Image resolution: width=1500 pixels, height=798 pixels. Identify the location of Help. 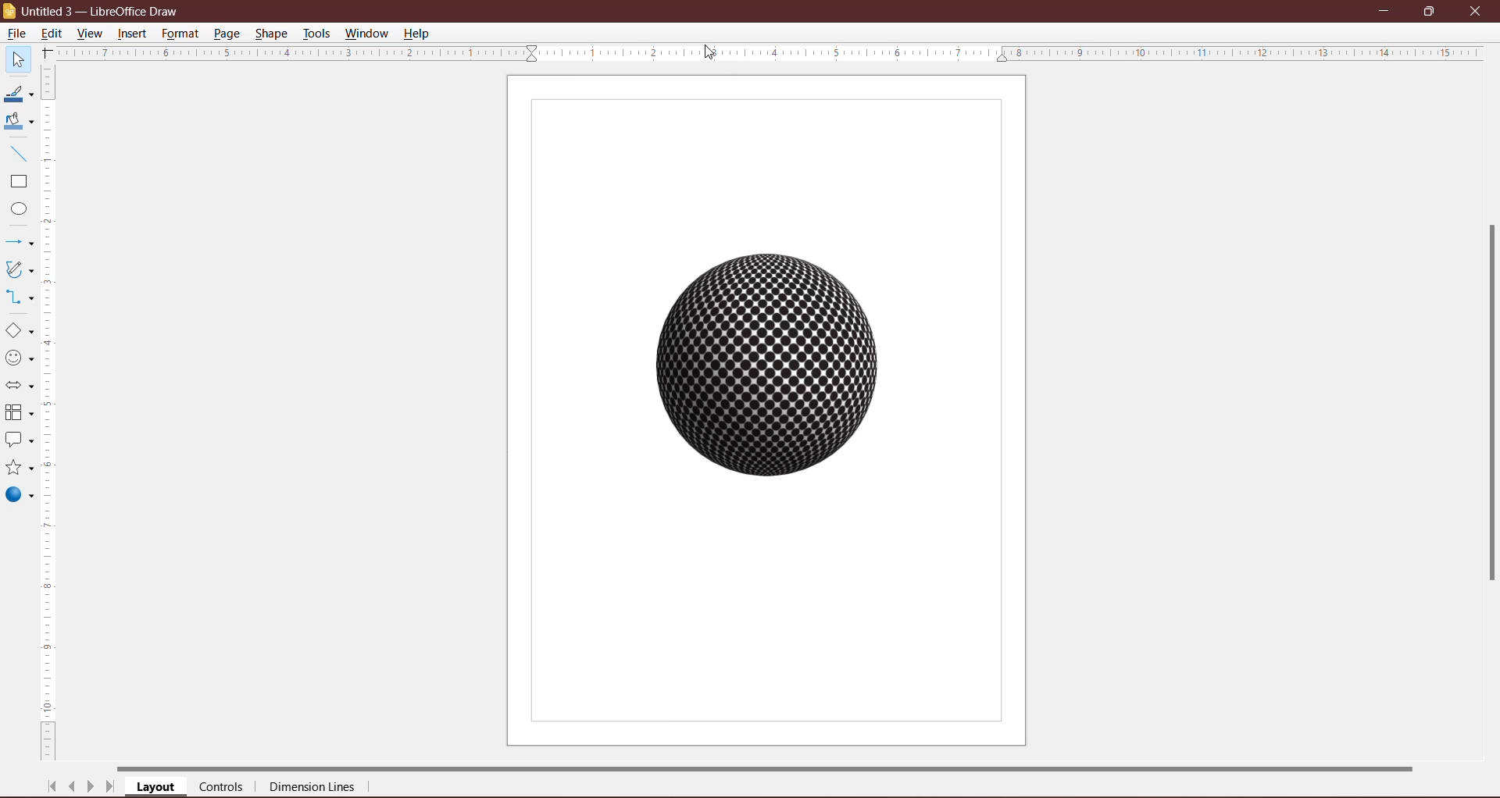
(419, 33).